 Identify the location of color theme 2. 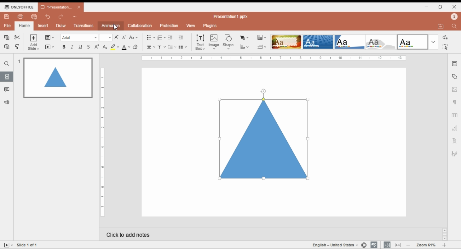
(318, 42).